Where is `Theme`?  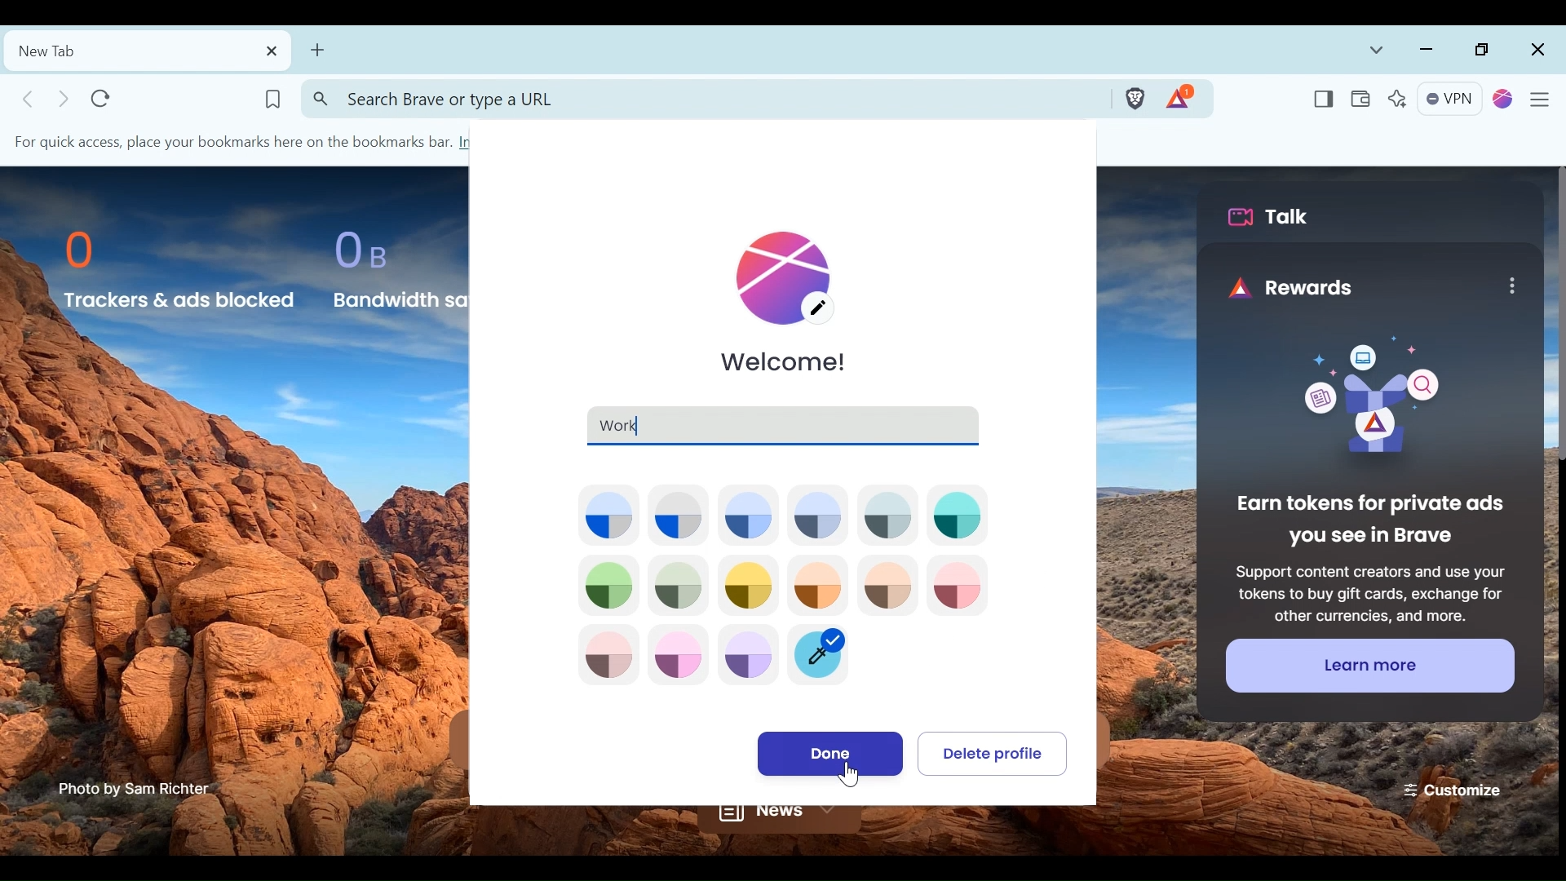
Theme is located at coordinates (887, 587).